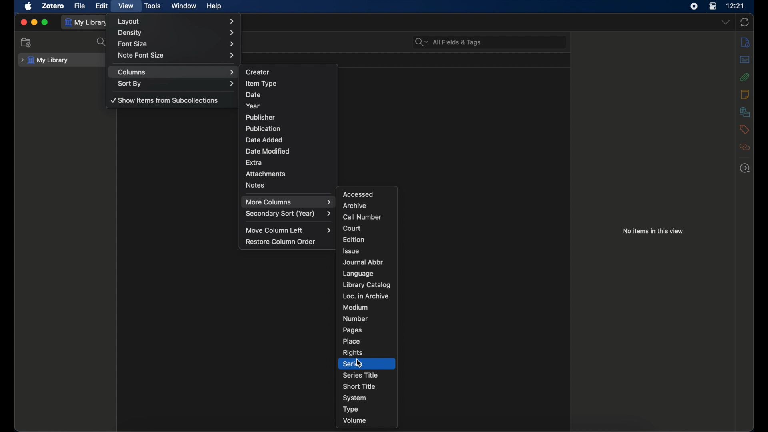 Image resolution: width=768 pixels, height=432 pixels. Describe the element at coordinates (214, 6) in the screenshot. I see `help` at that location.